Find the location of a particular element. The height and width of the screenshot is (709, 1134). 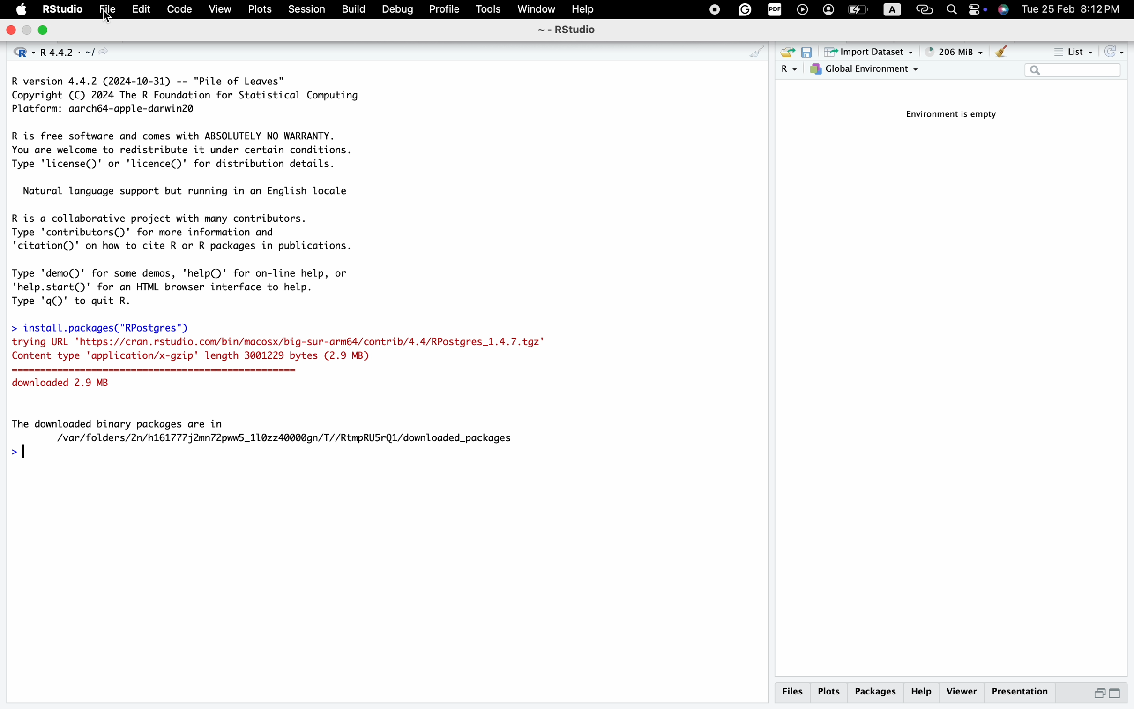

toggle is located at coordinates (977, 10).